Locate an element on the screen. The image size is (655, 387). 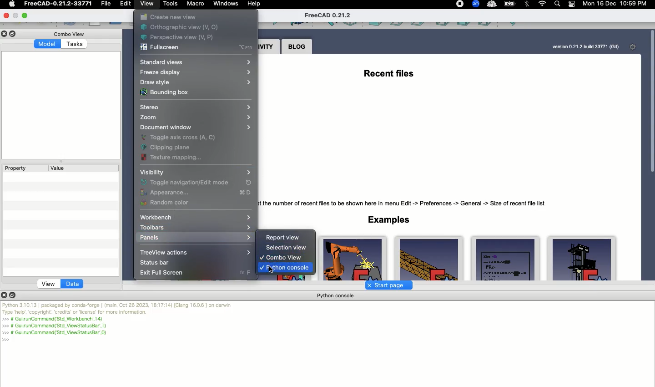
Exit full screen is located at coordinates (161, 273).